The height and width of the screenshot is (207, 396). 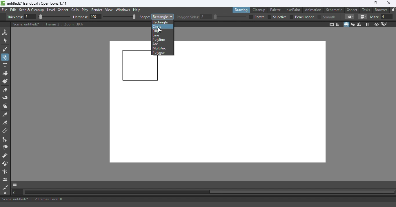 What do you see at coordinates (6, 164) in the screenshot?
I see `Magnet tool` at bounding box center [6, 164].